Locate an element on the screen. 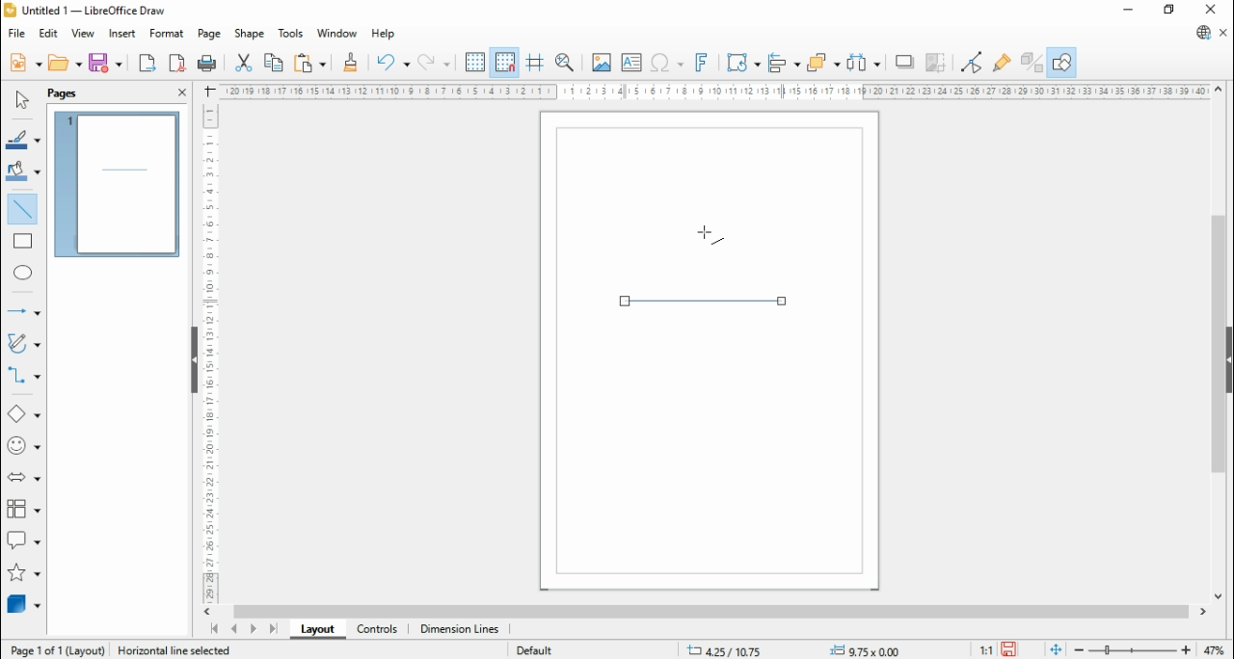 The image size is (1234, 659). basic shapes is located at coordinates (23, 414).